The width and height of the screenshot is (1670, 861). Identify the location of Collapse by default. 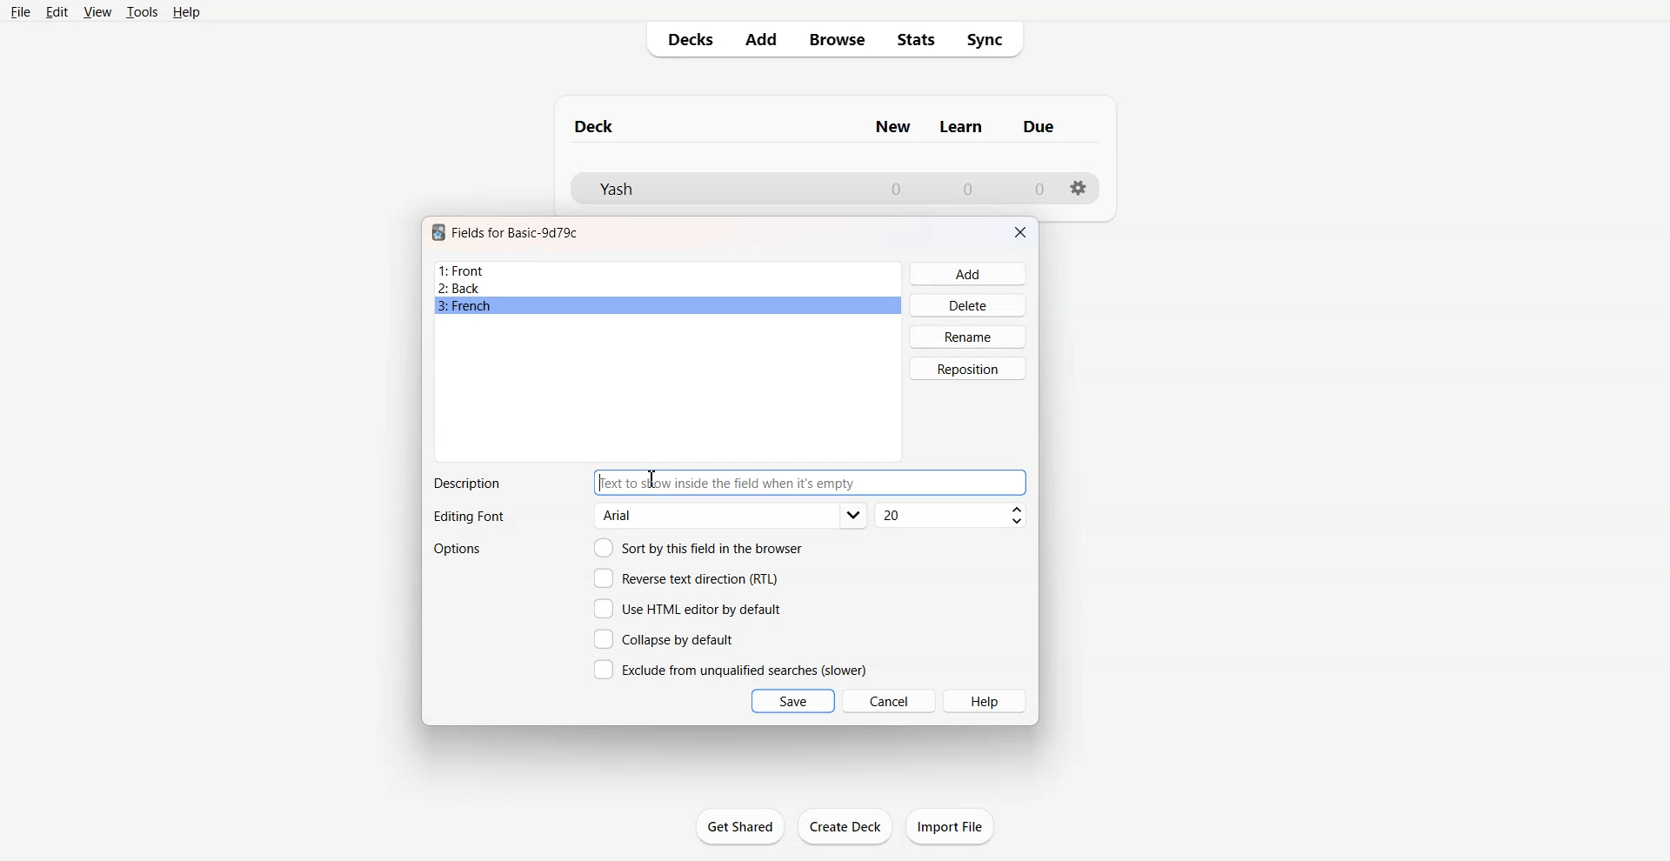
(667, 638).